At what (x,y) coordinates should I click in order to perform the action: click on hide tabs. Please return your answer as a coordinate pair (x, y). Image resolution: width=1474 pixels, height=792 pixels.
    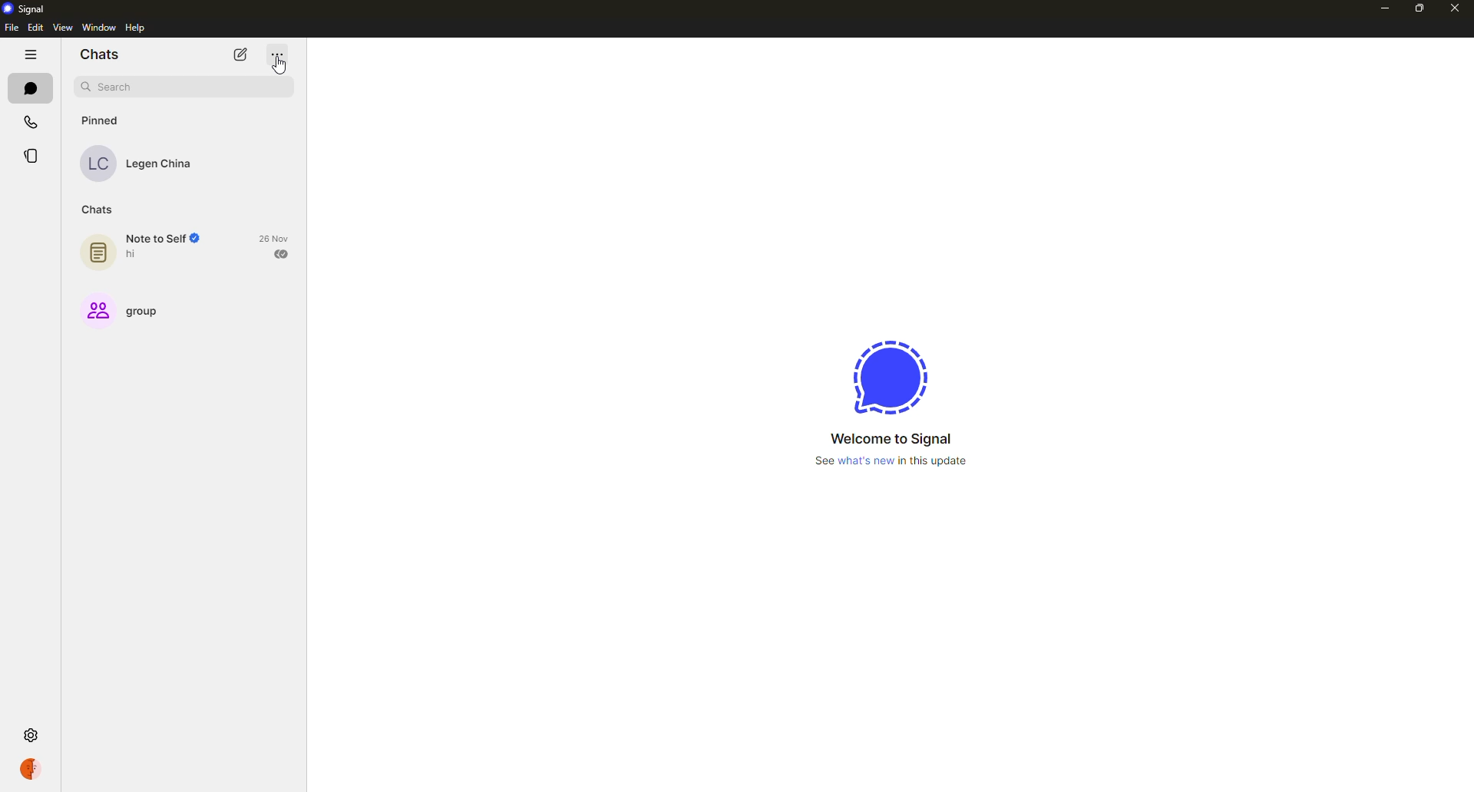
    Looking at the image, I should click on (30, 55).